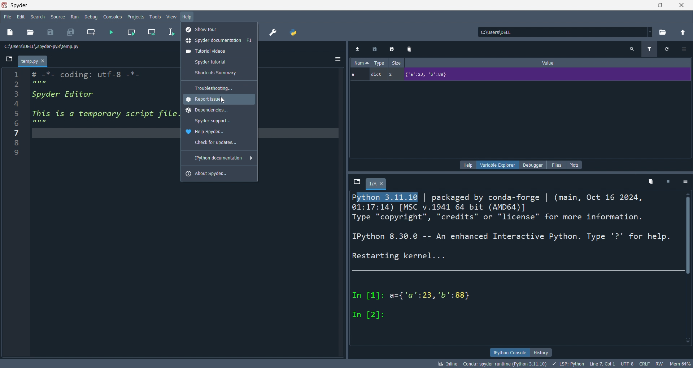  What do you see at coordinates (219, 30) in the screenshot?
I see `show tour` at bounding box center [219, 30].